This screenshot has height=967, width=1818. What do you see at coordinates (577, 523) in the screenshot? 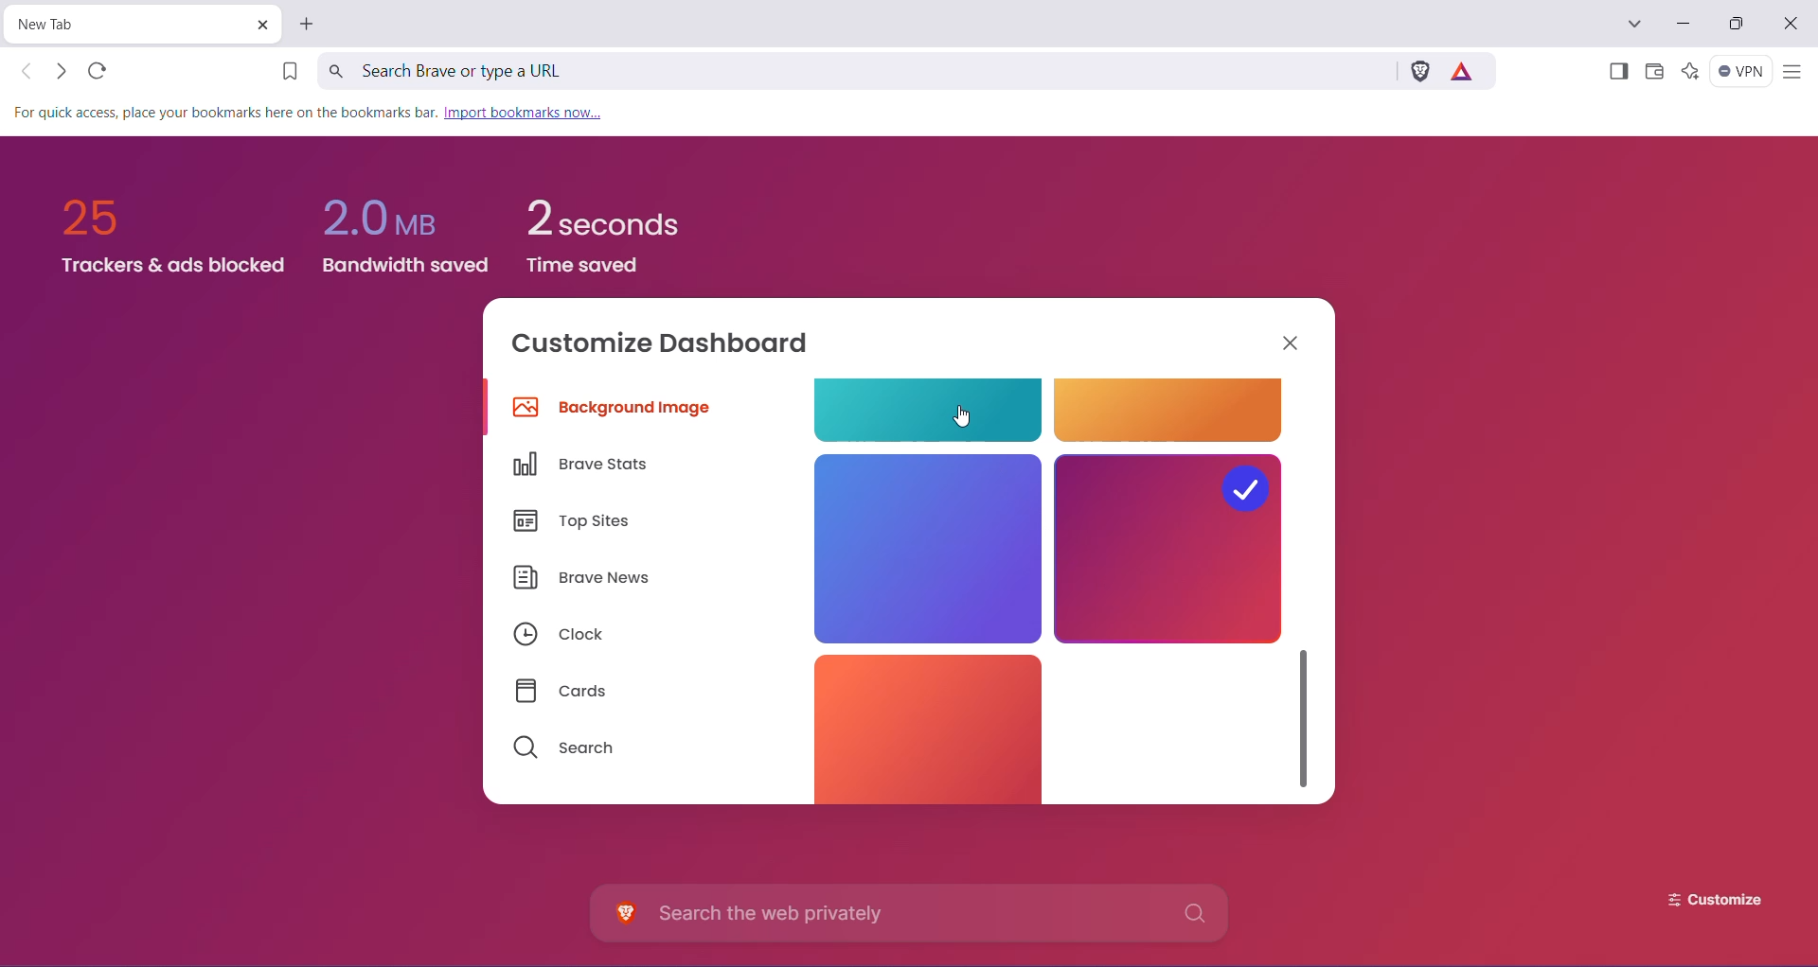
I see `Top Sites` at bounding box center [577, 523].